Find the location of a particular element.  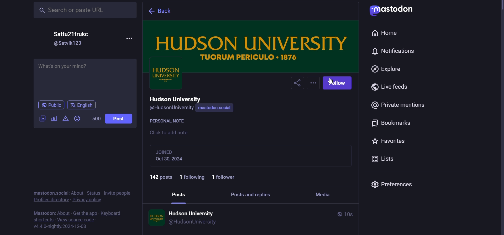

media is located at coordinates (323, 193).